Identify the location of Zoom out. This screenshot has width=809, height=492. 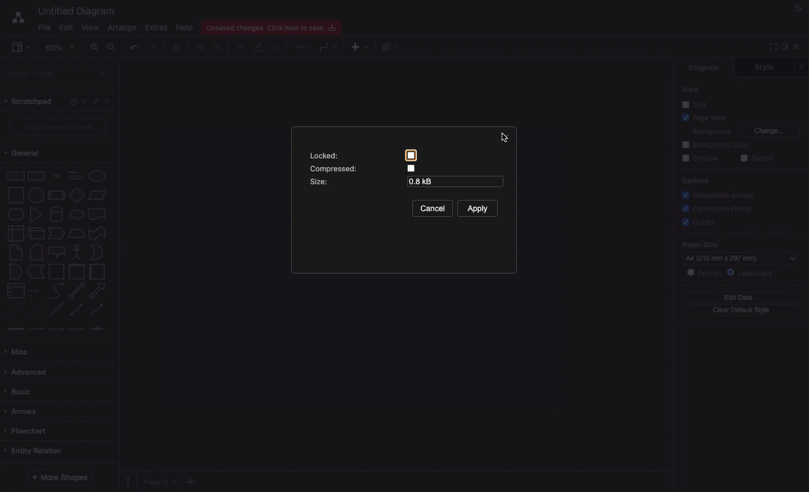
(113, 47).